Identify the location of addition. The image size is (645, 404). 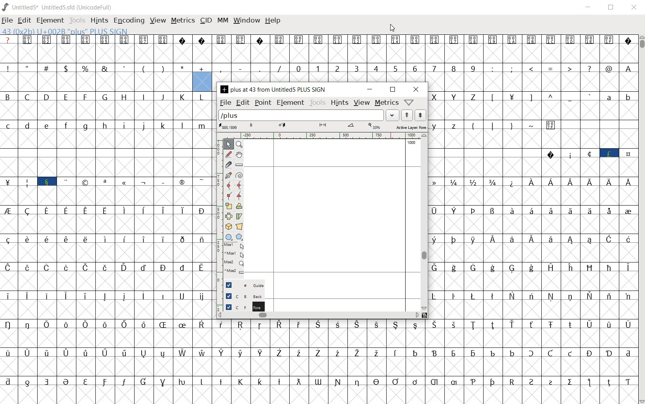
(202, 77).